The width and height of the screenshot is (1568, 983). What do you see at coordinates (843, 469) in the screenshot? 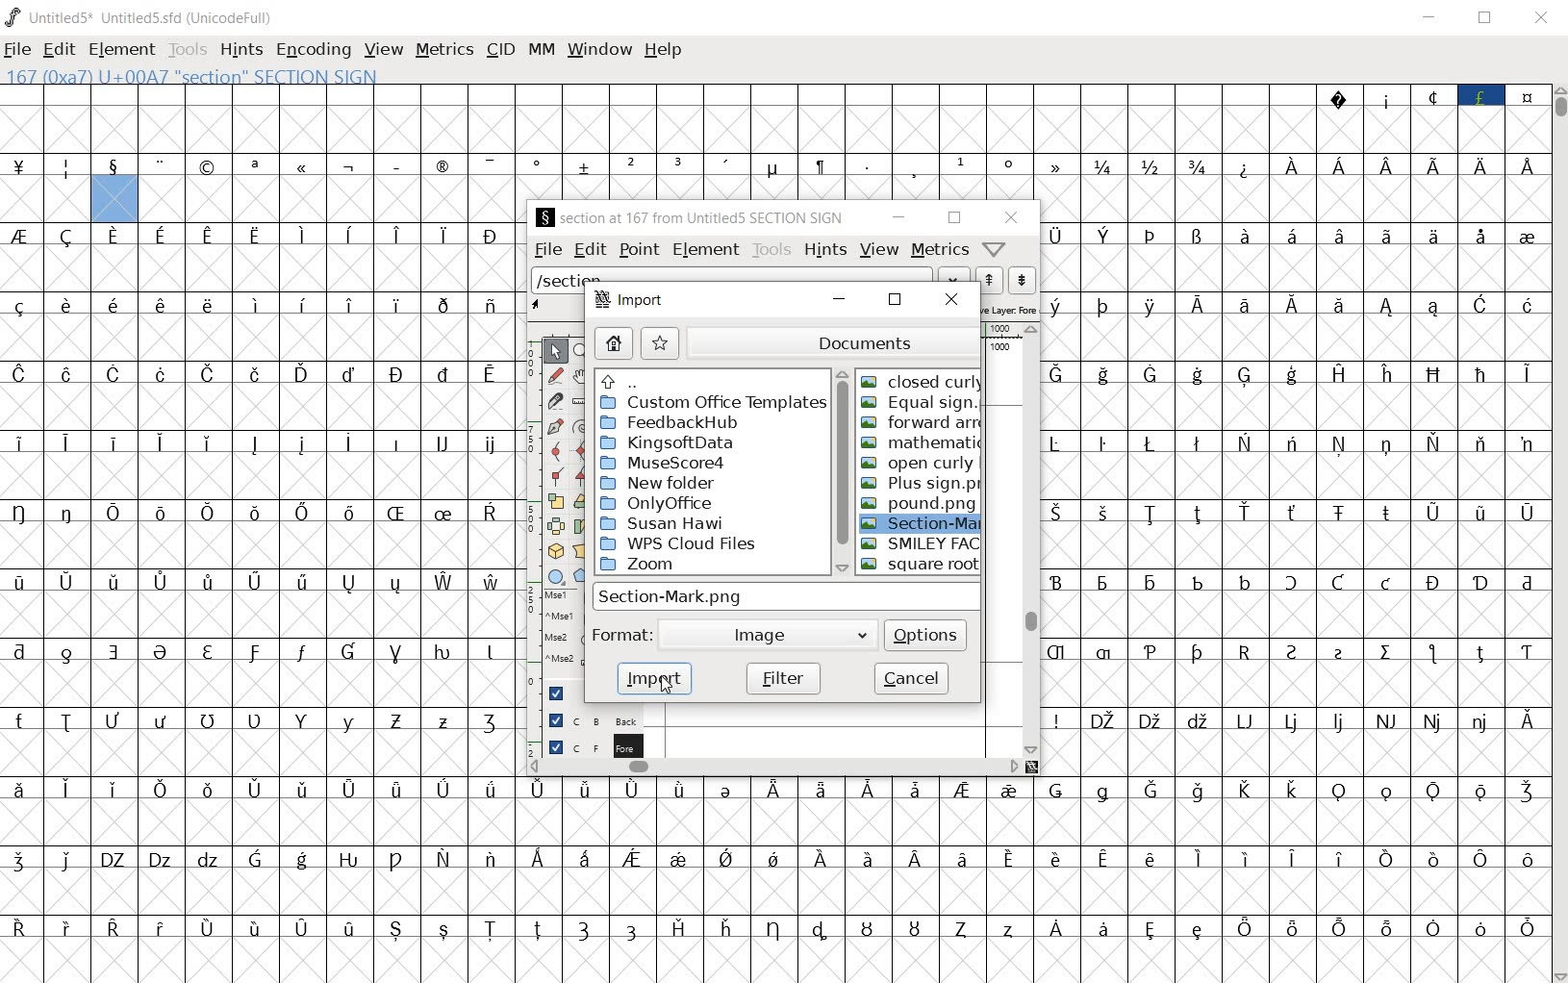
I see `scrollbar` at bounding box center [843, 469].